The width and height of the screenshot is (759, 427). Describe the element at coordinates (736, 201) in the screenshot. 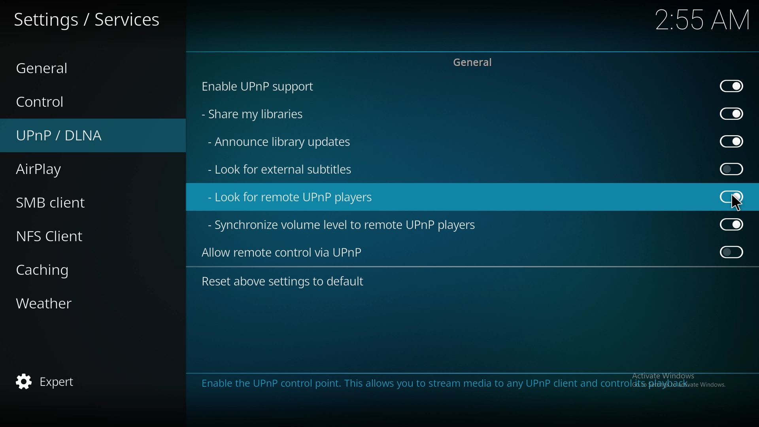

I see `pointer cursor` at that location.